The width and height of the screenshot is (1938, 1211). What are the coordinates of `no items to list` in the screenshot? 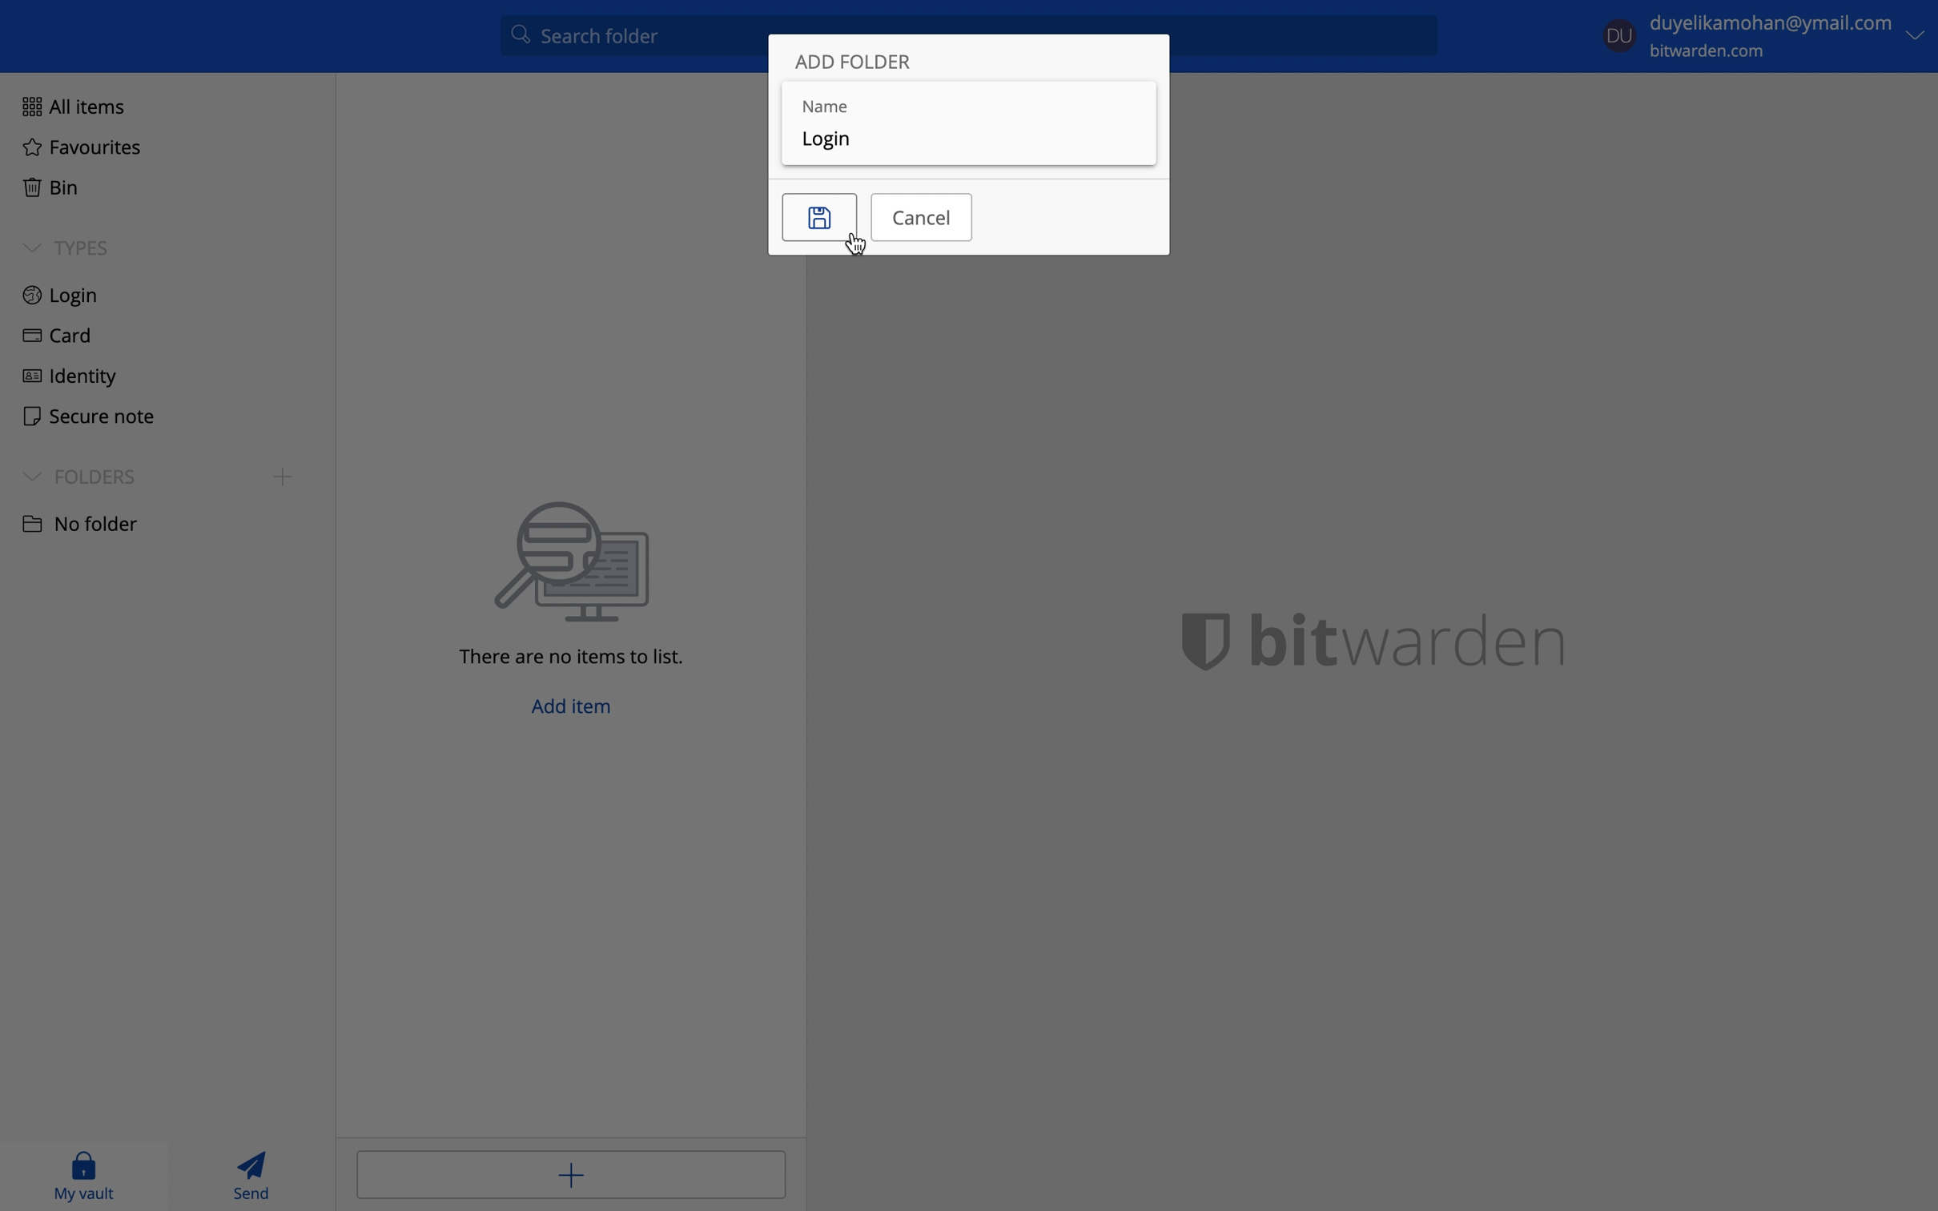 It's located at (582, 584).